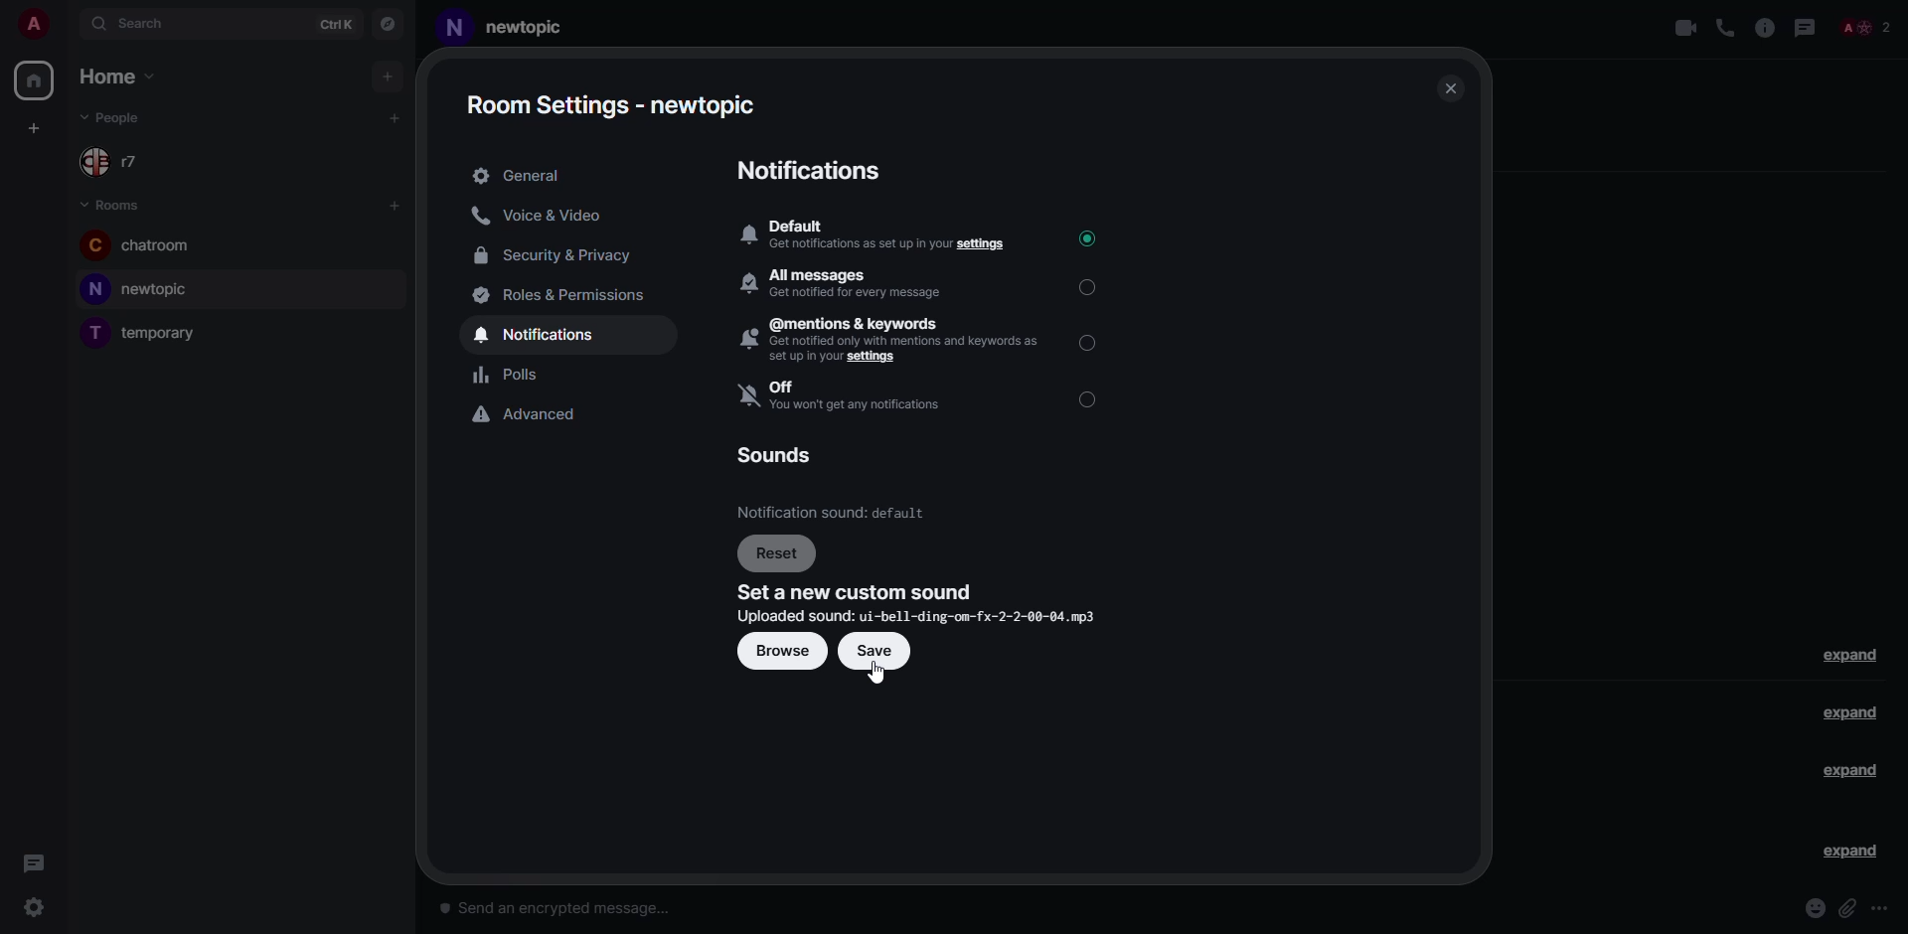 The width and height of the screenshot is (1908, 934). I want to click on search, so click(137, 25).